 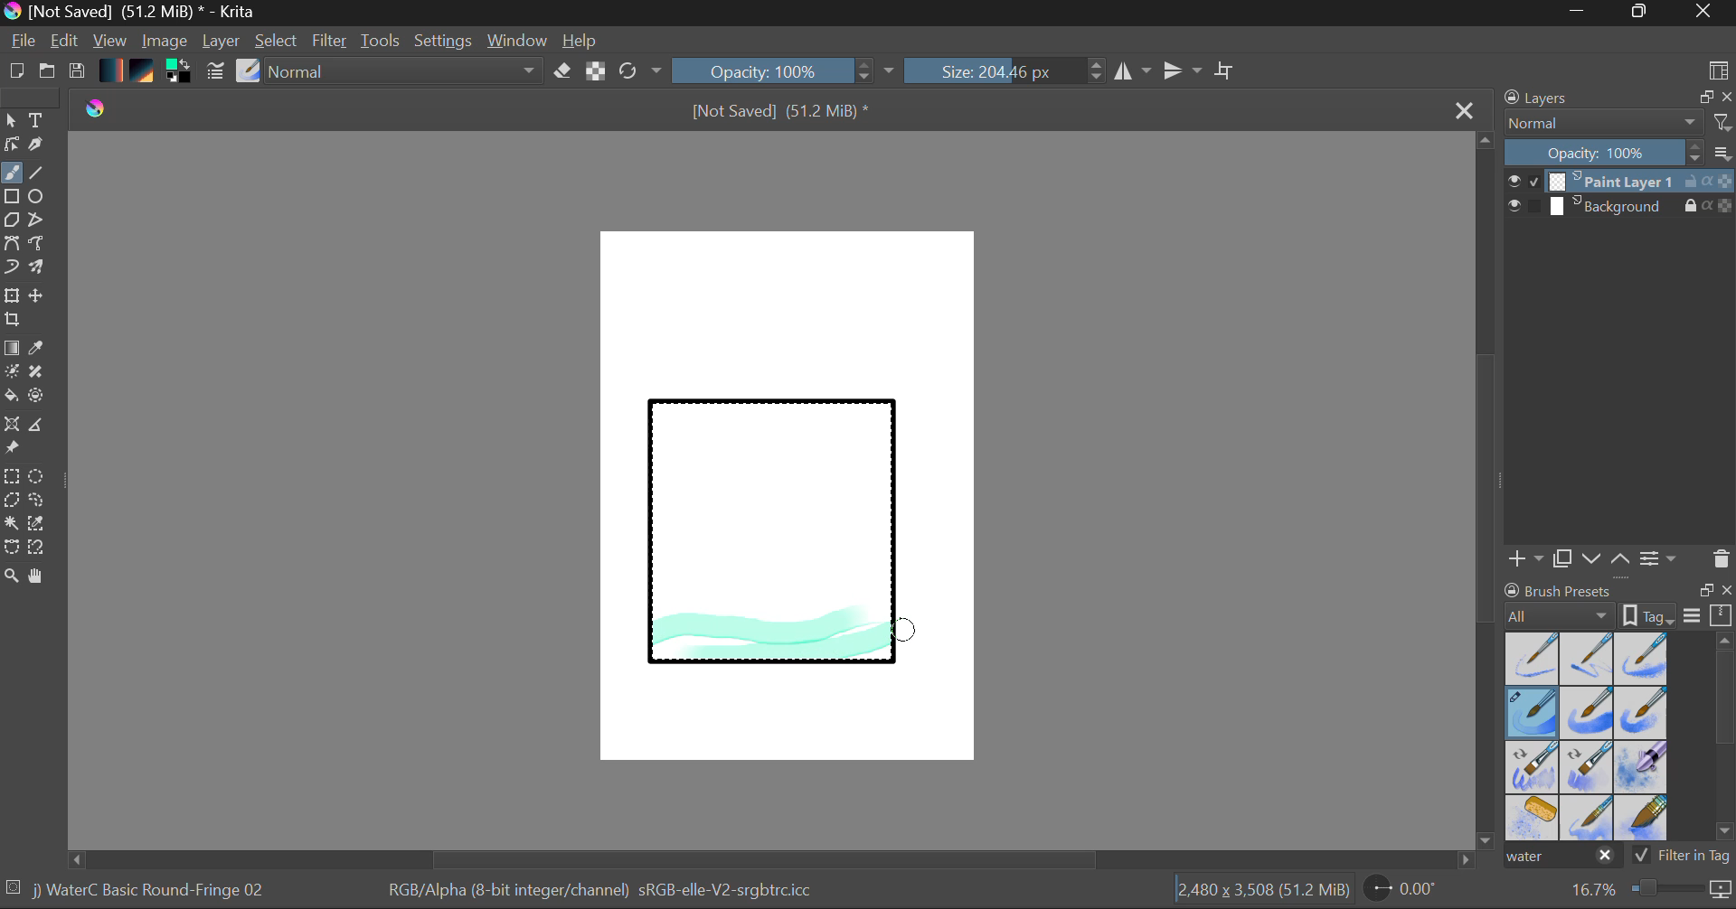 I want to click on DRAG_TO Stroke 2, so click(x=907, y=631).